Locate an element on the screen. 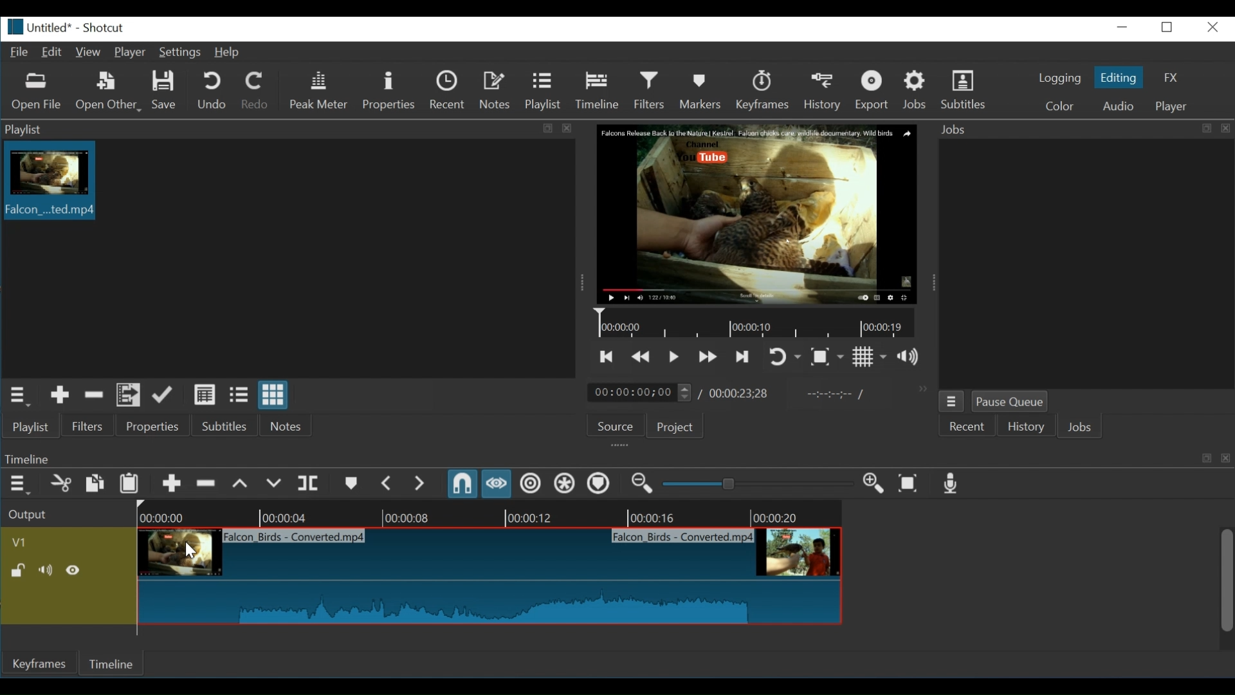  View as icon is located at coordinates (275, 394).